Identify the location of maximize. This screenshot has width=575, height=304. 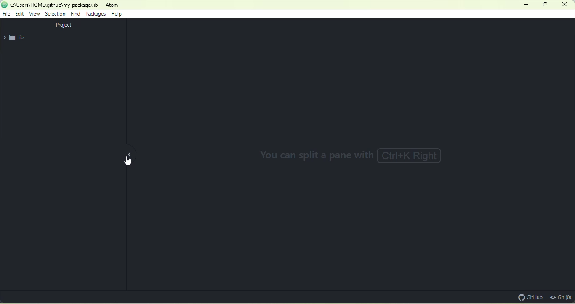
(546, 6).